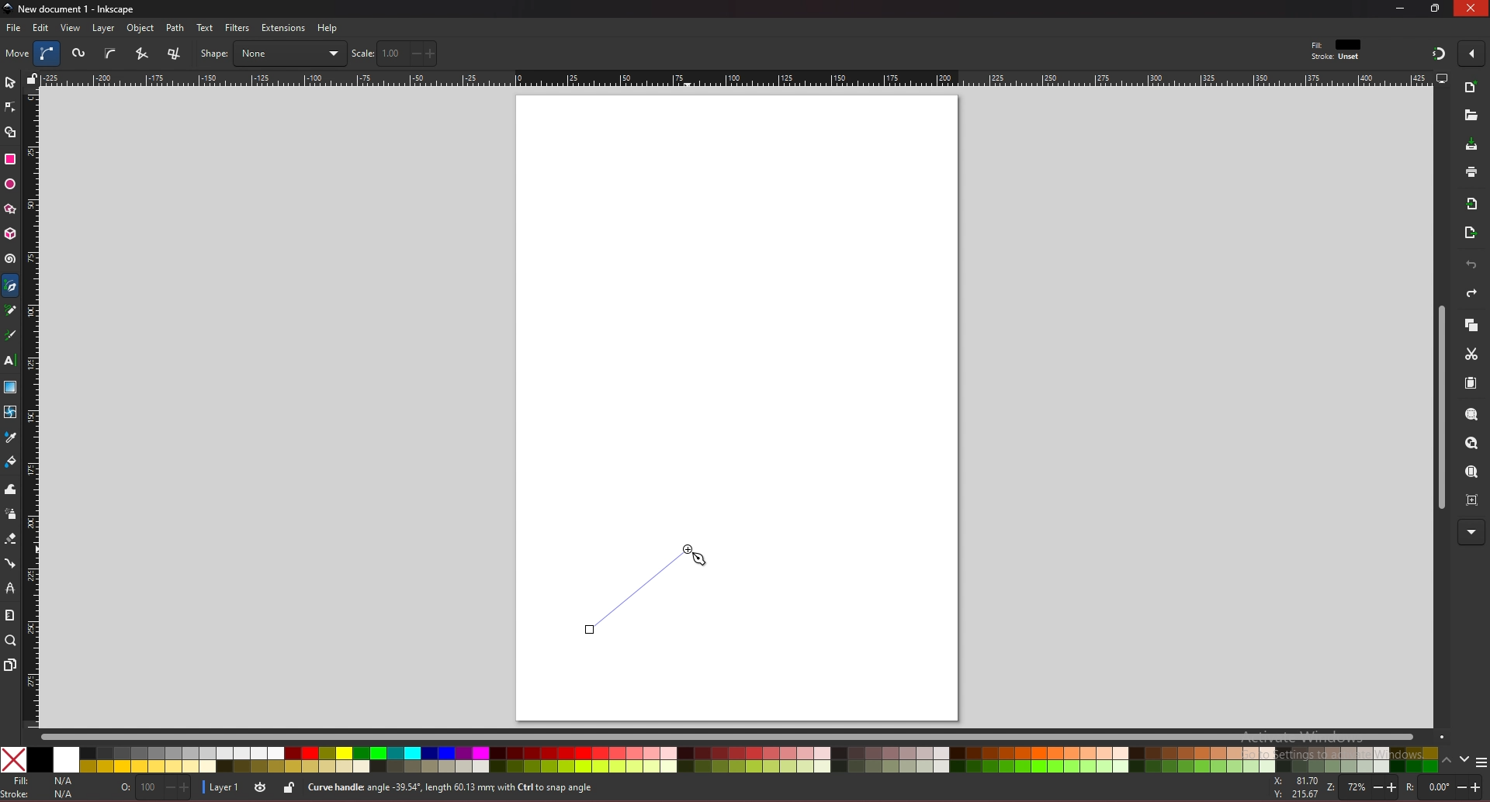 Image resolution: width=1490 pixels, height=802 pixels. What do you see at coordinates (1471, 8) in the screenshot?
I see `close` at bounding box center [1471, 8].